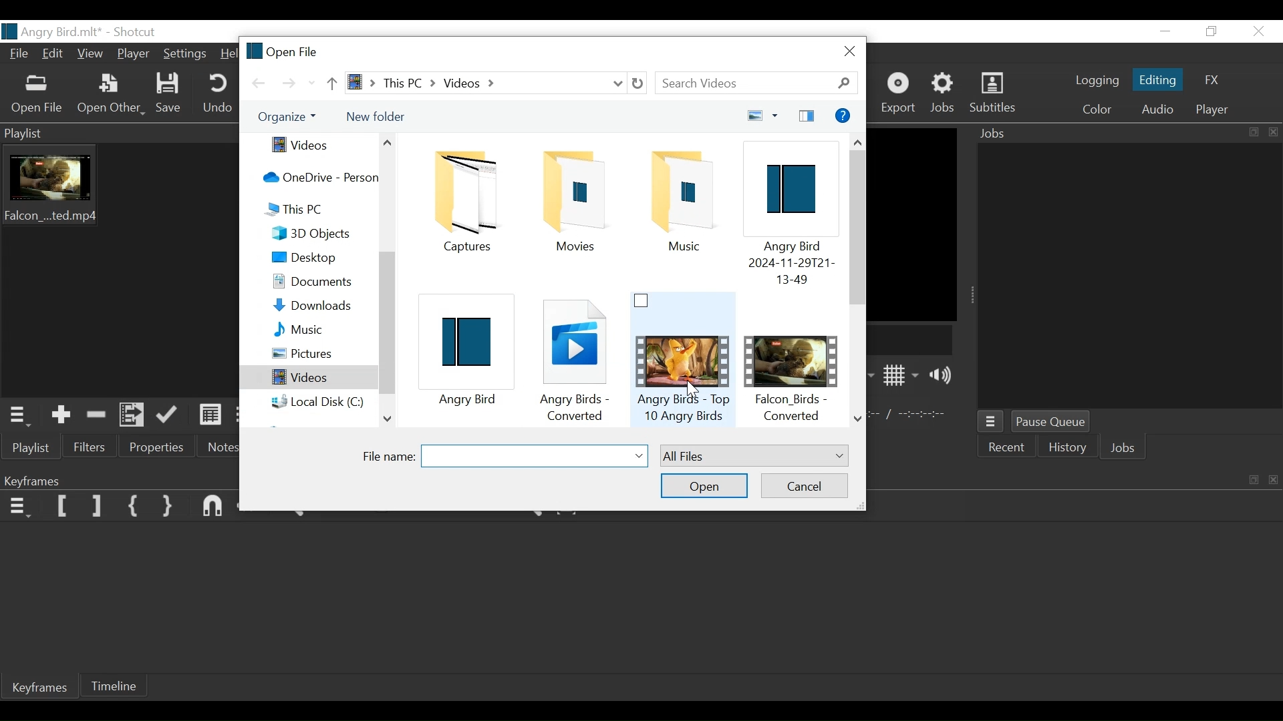 The image size is (1283, 721). Describe the element at coordinates (576, 356) in the screenshot. I see `File` at that location.